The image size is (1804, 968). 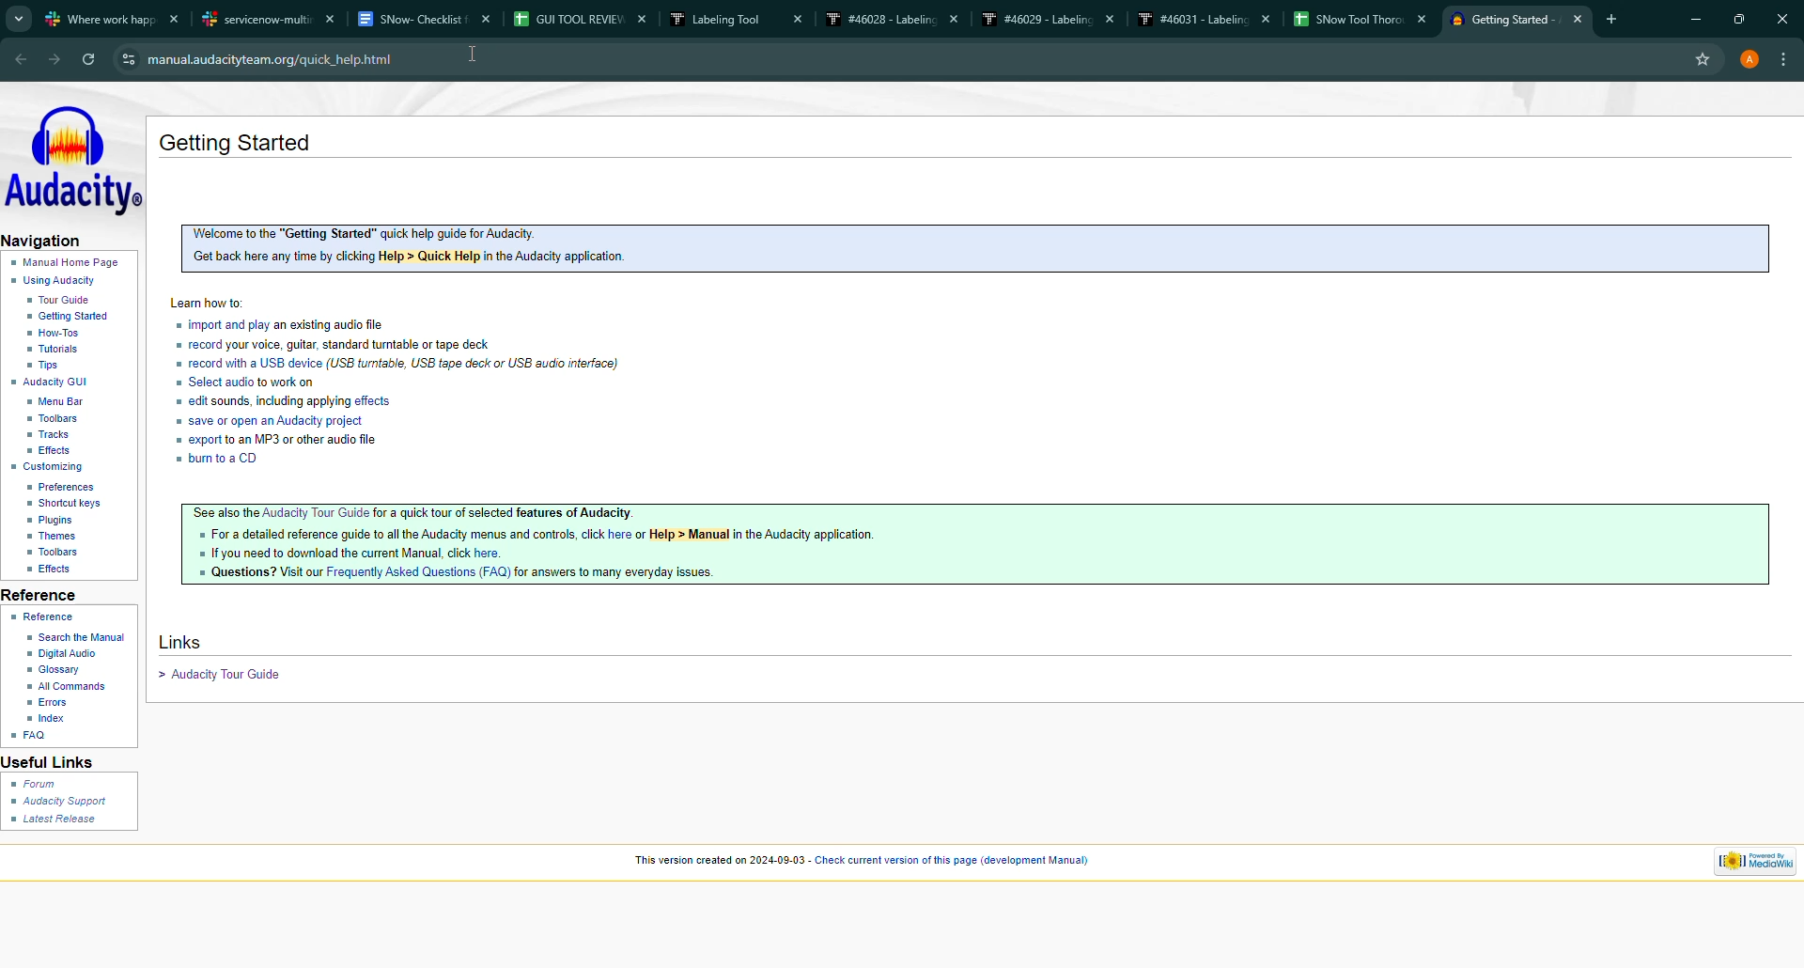 What do you see at coordinates (59, 820) in the screenshot?
I see `latest release` at bounding box center [59, 820].